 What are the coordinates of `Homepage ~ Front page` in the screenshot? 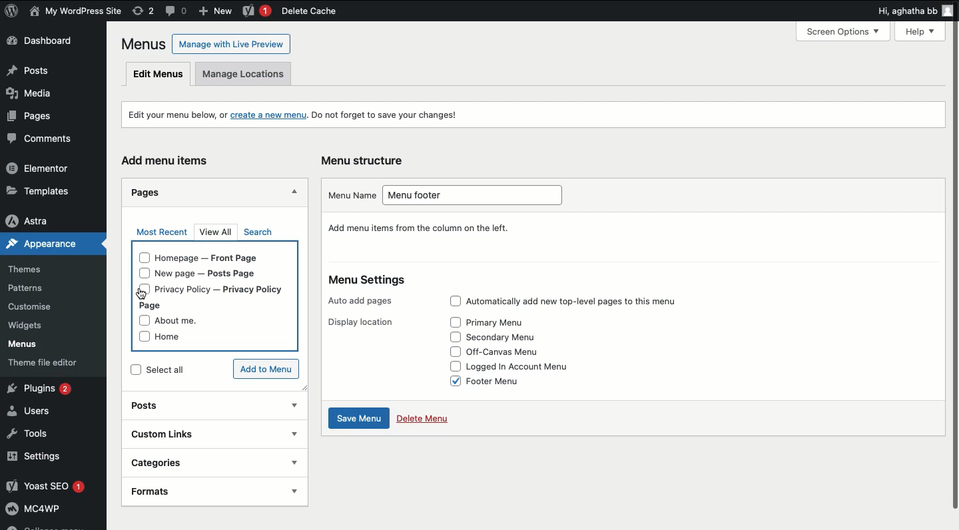 It's located at (216, 257).